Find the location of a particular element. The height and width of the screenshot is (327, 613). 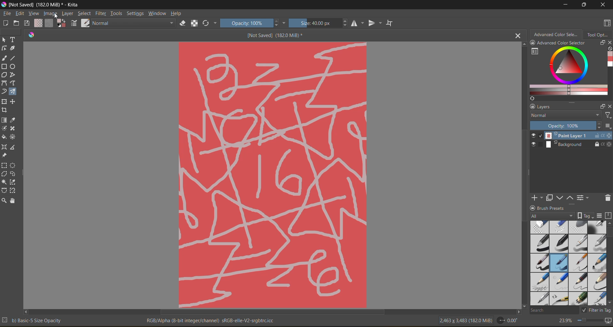

mask down is located at coordinates (560, 198).